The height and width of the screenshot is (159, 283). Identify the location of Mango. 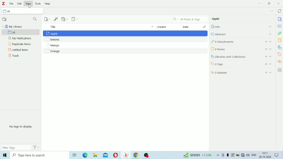
(124, 46).